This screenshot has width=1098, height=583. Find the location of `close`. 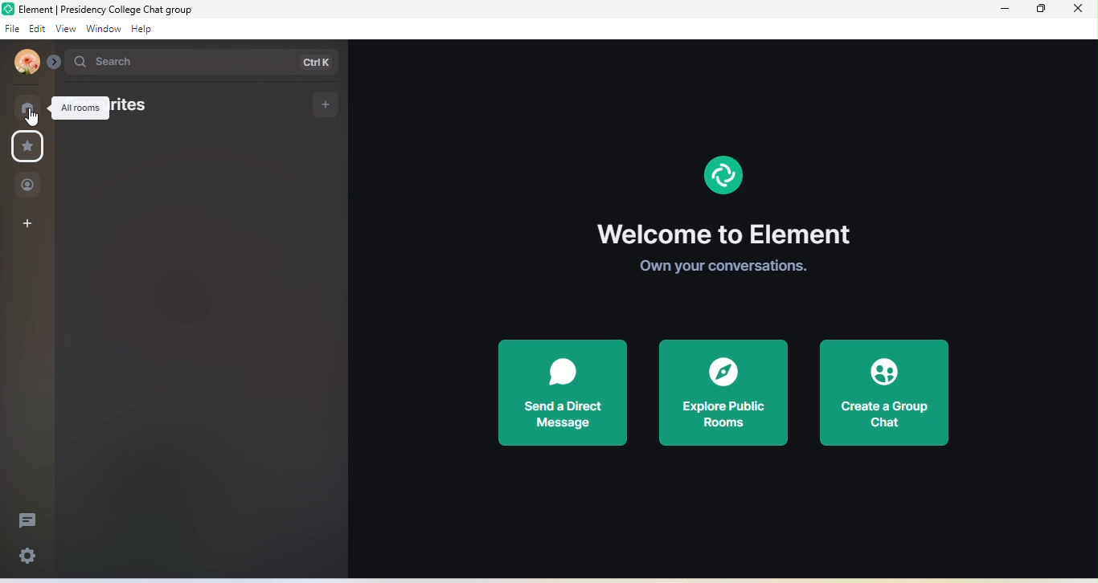

close is located at coordinates (1079, 11).